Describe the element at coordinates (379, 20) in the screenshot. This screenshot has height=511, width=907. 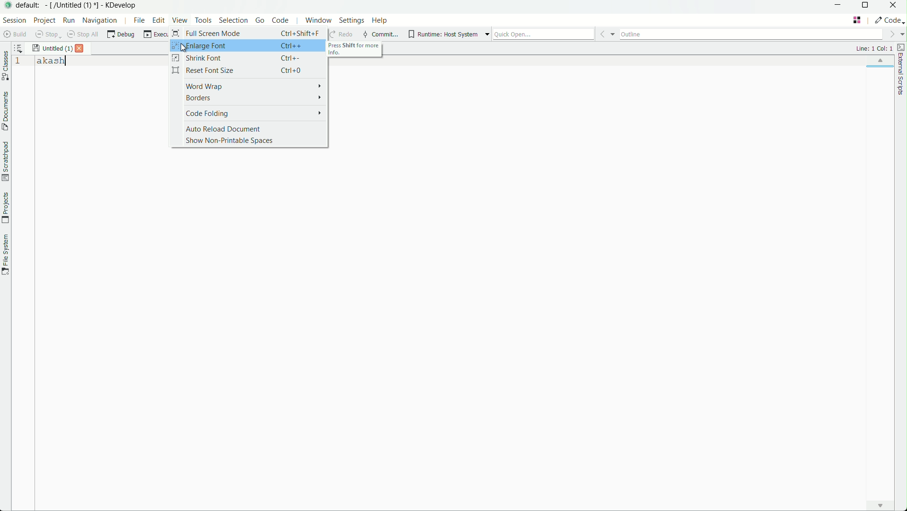
I see `help` at that location.